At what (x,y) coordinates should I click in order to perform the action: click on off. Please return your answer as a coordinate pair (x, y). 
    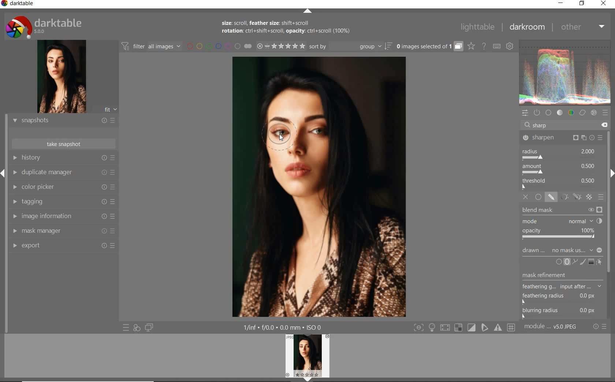
    Looking at the image, I should click on (526, 197).